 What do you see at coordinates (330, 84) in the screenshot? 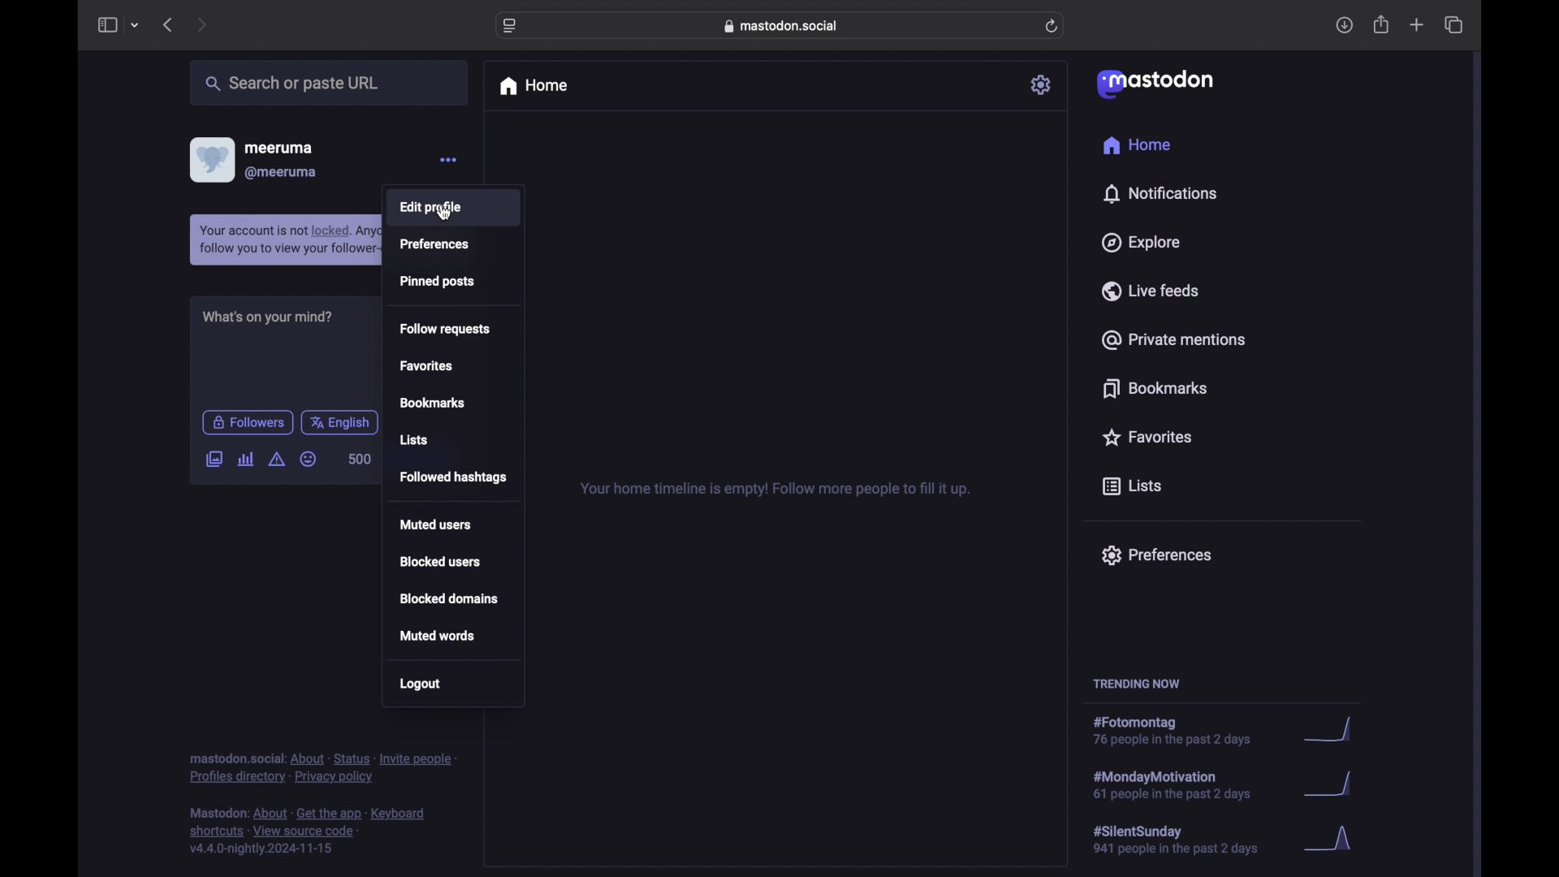
I see `search or paste url` at bounding box center [330, 84].